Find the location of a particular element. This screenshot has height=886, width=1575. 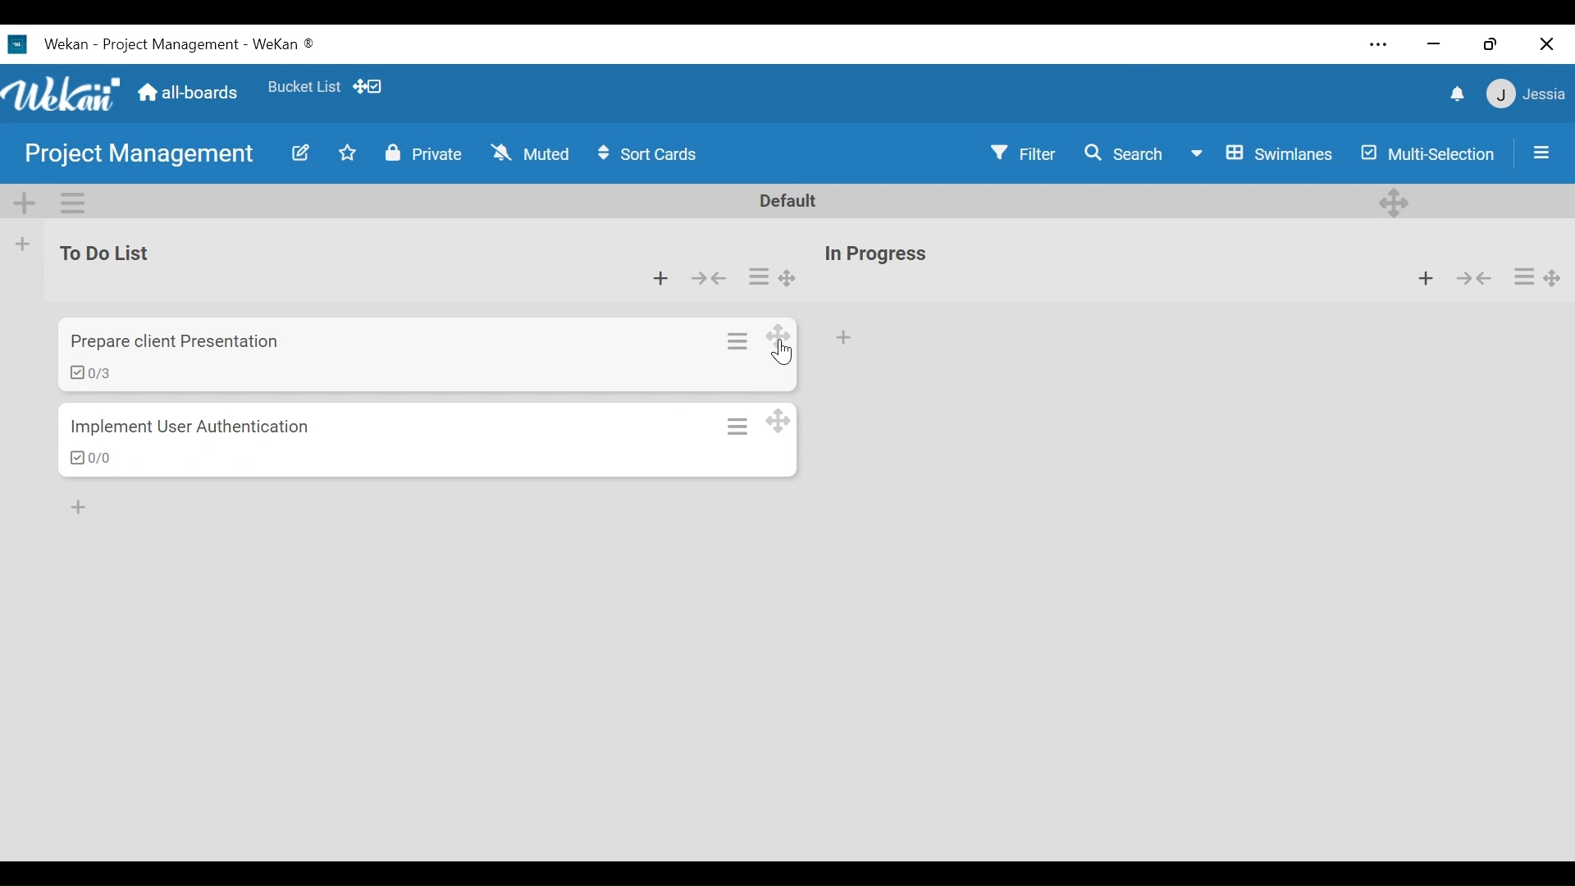

List Name is located at coordinates (109, 251).